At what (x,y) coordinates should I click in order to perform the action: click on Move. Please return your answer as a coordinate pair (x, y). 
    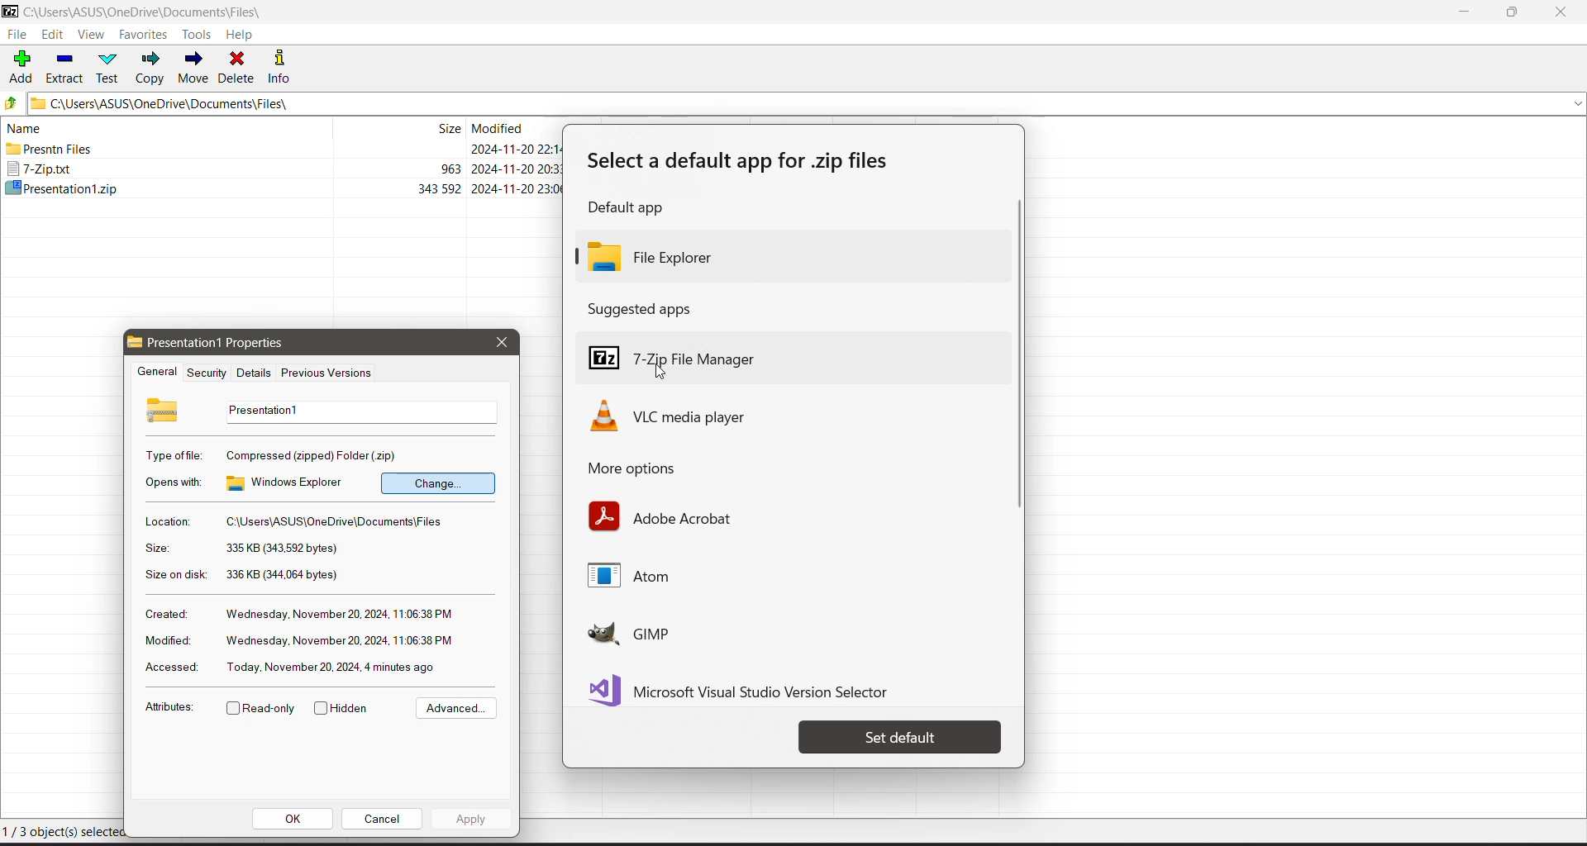
    Looking at the image, I should click on (193, 68).